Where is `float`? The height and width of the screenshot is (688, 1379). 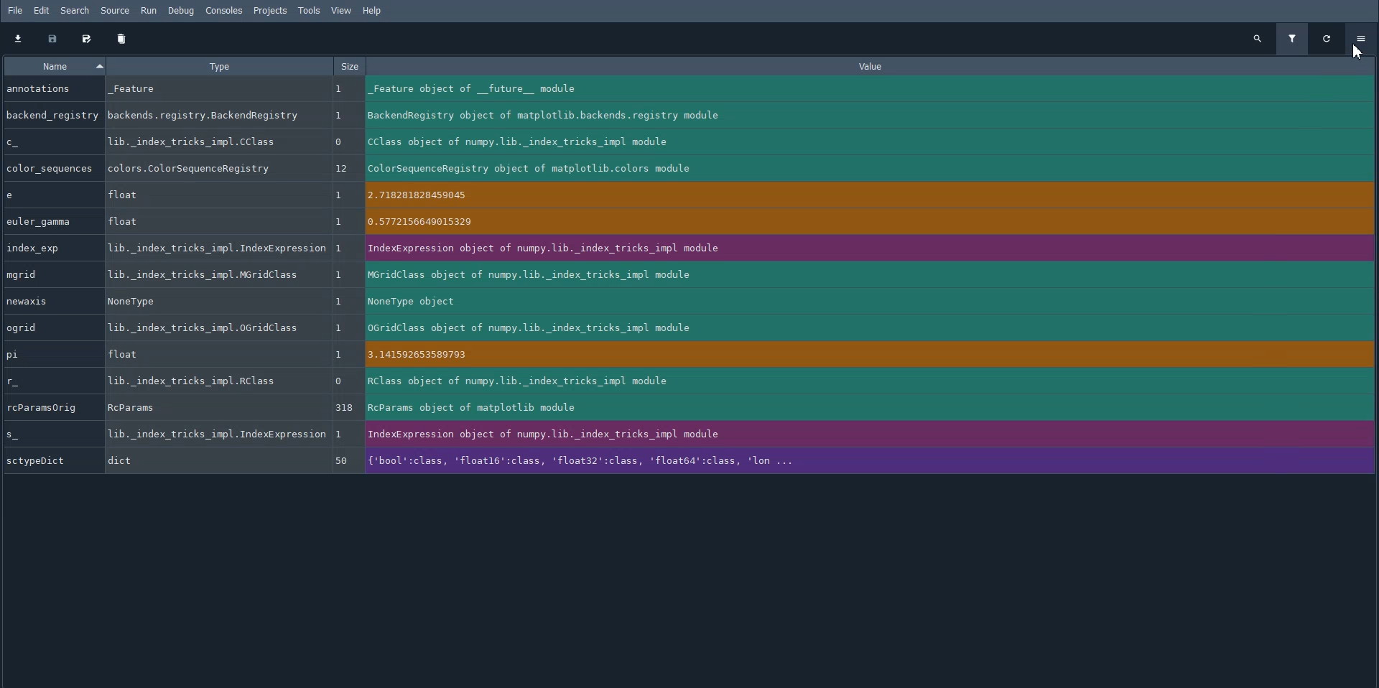
float is located at coordinates (205, 354).